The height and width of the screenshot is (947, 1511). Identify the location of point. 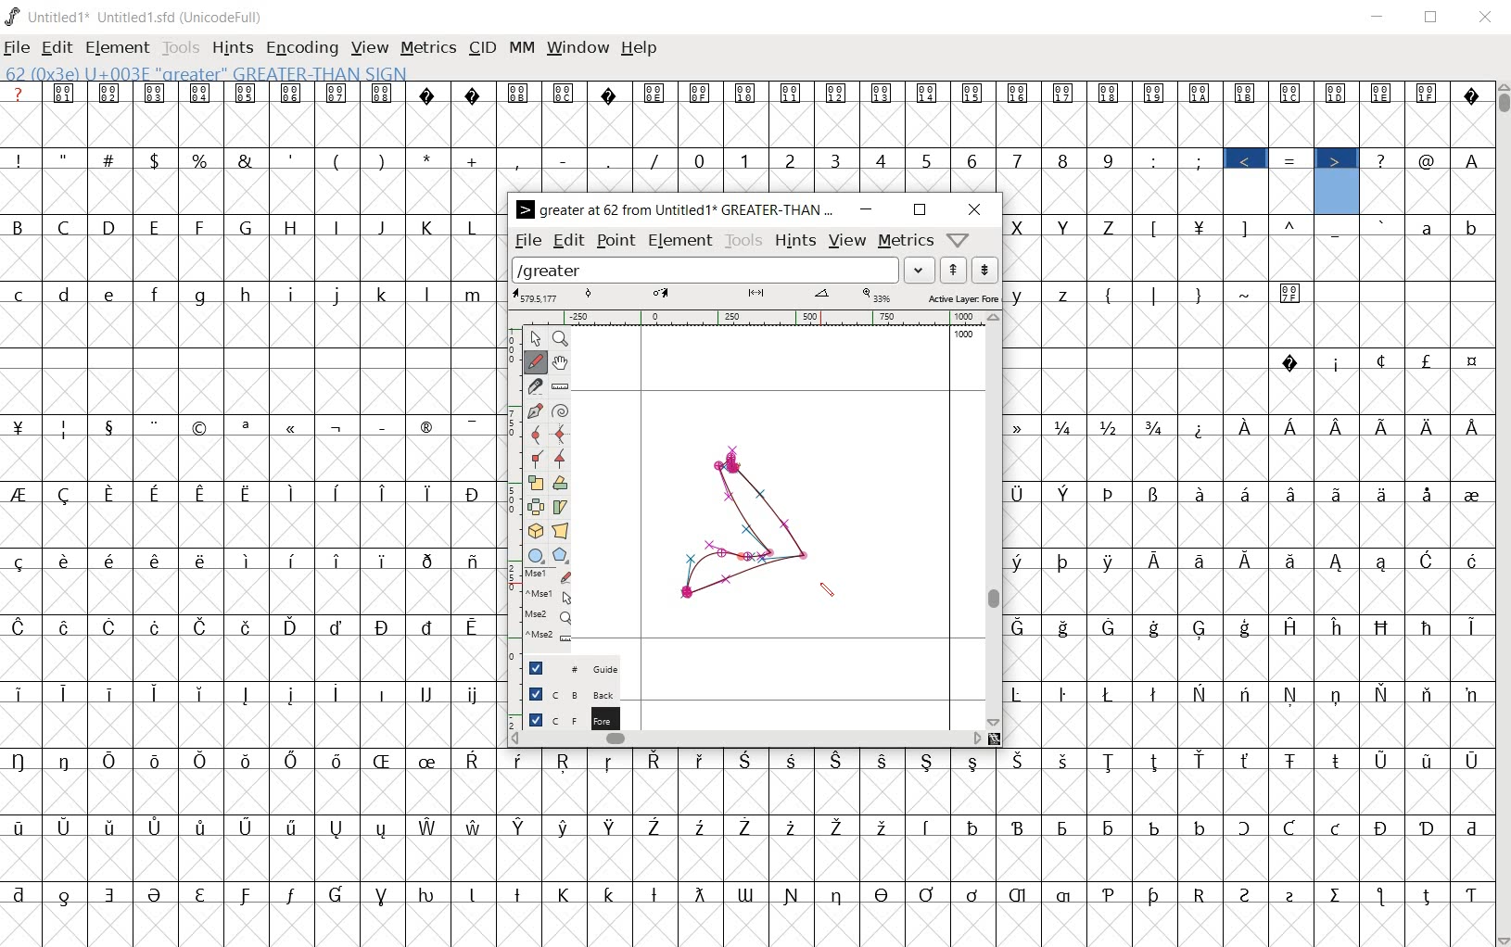
(616, 241).